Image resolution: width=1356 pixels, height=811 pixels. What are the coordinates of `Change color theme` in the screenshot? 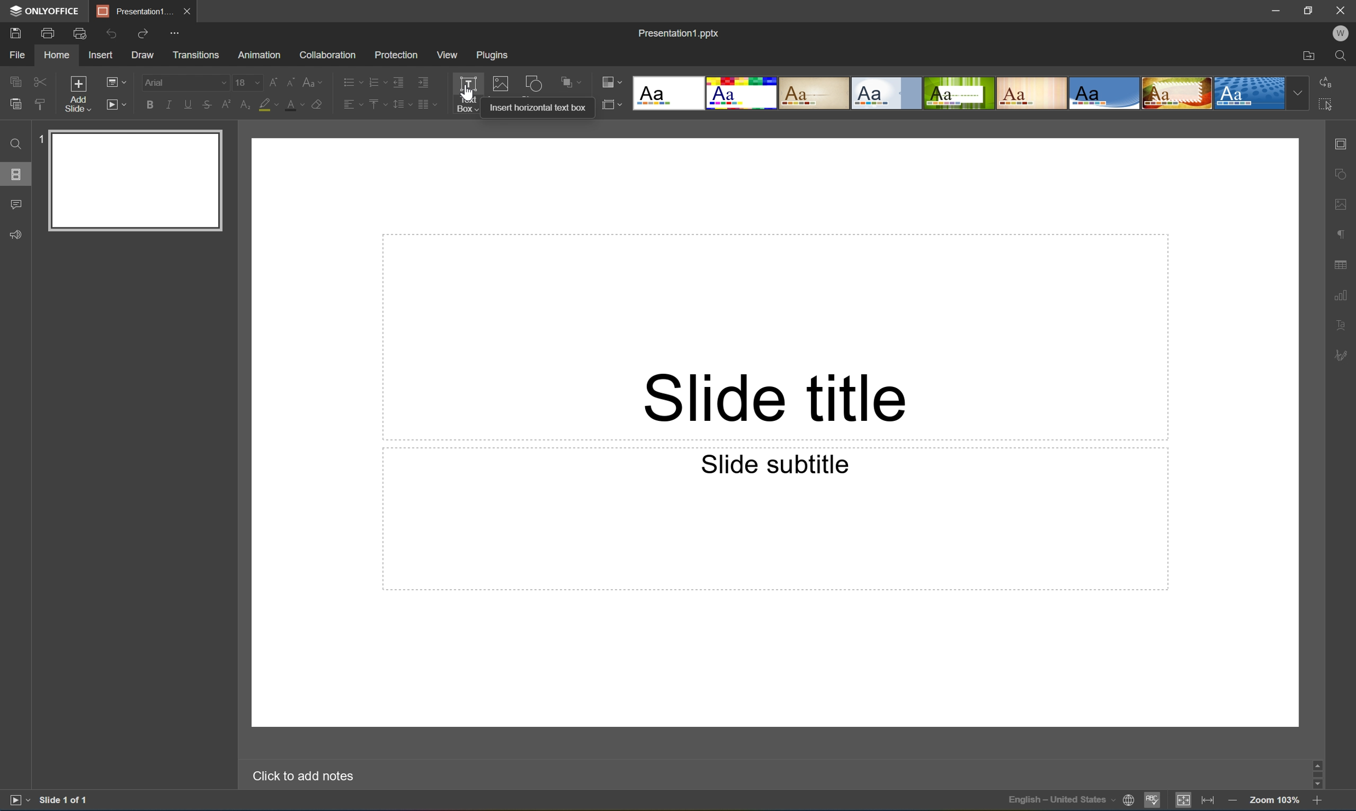 It's located at (612, 83).